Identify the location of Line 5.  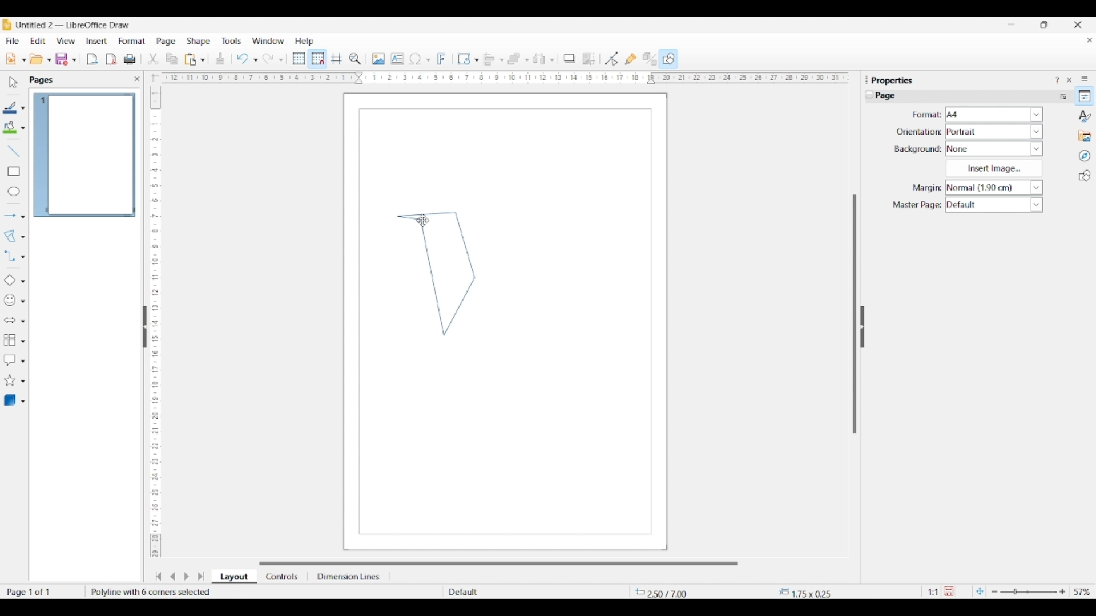
(410, 219).